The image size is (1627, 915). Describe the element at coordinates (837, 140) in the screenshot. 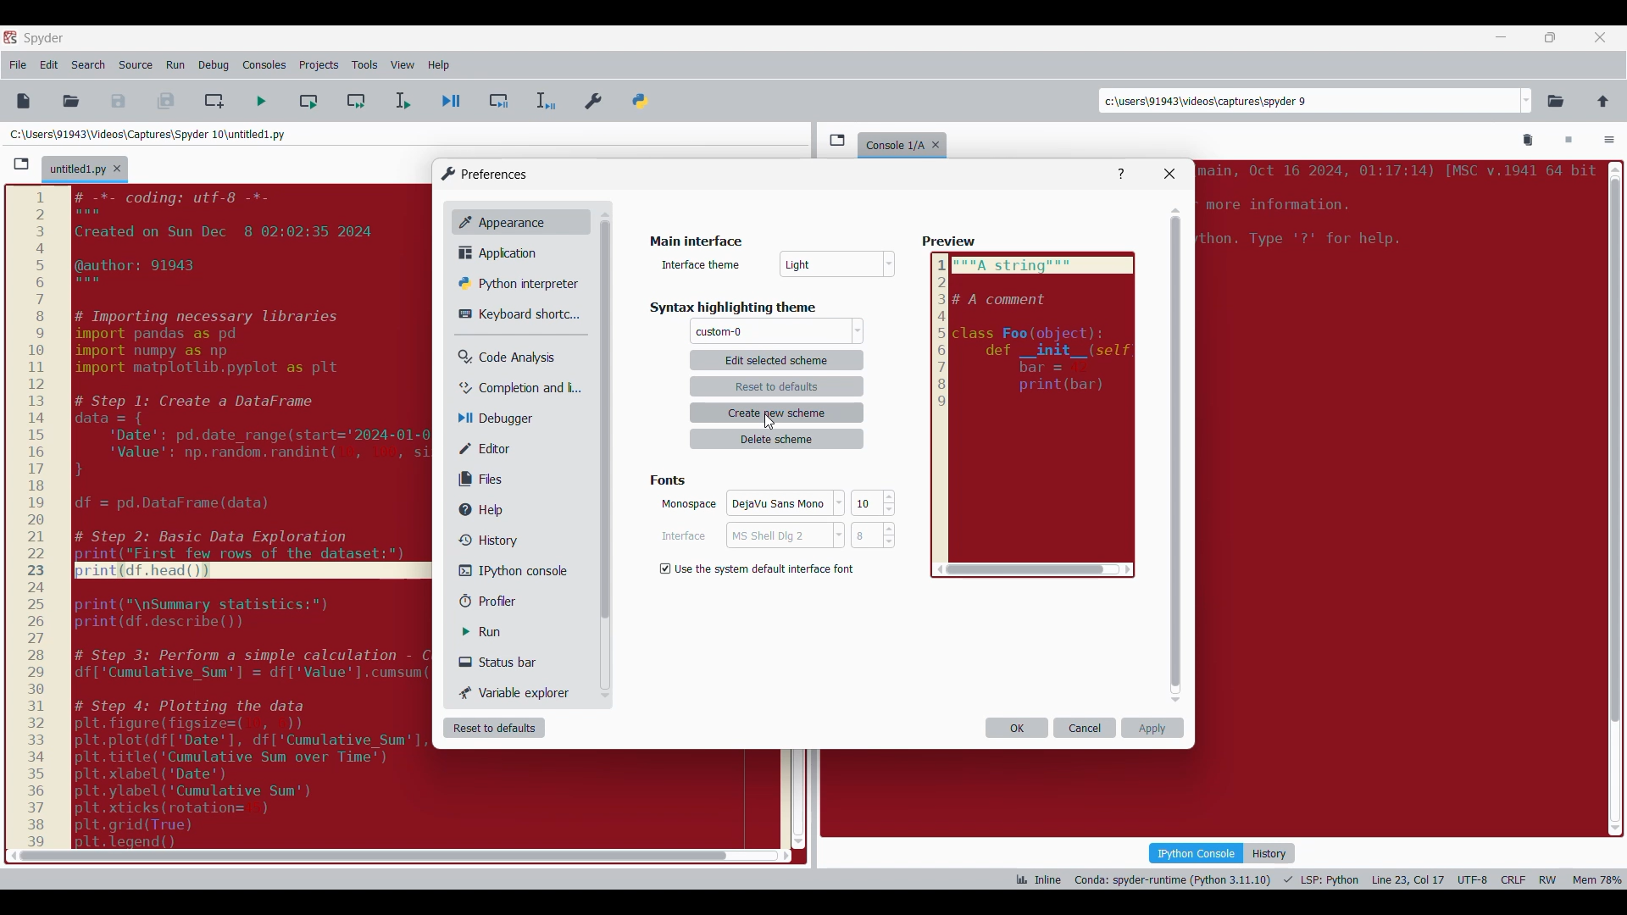

I see `Browse tabs` at that location.